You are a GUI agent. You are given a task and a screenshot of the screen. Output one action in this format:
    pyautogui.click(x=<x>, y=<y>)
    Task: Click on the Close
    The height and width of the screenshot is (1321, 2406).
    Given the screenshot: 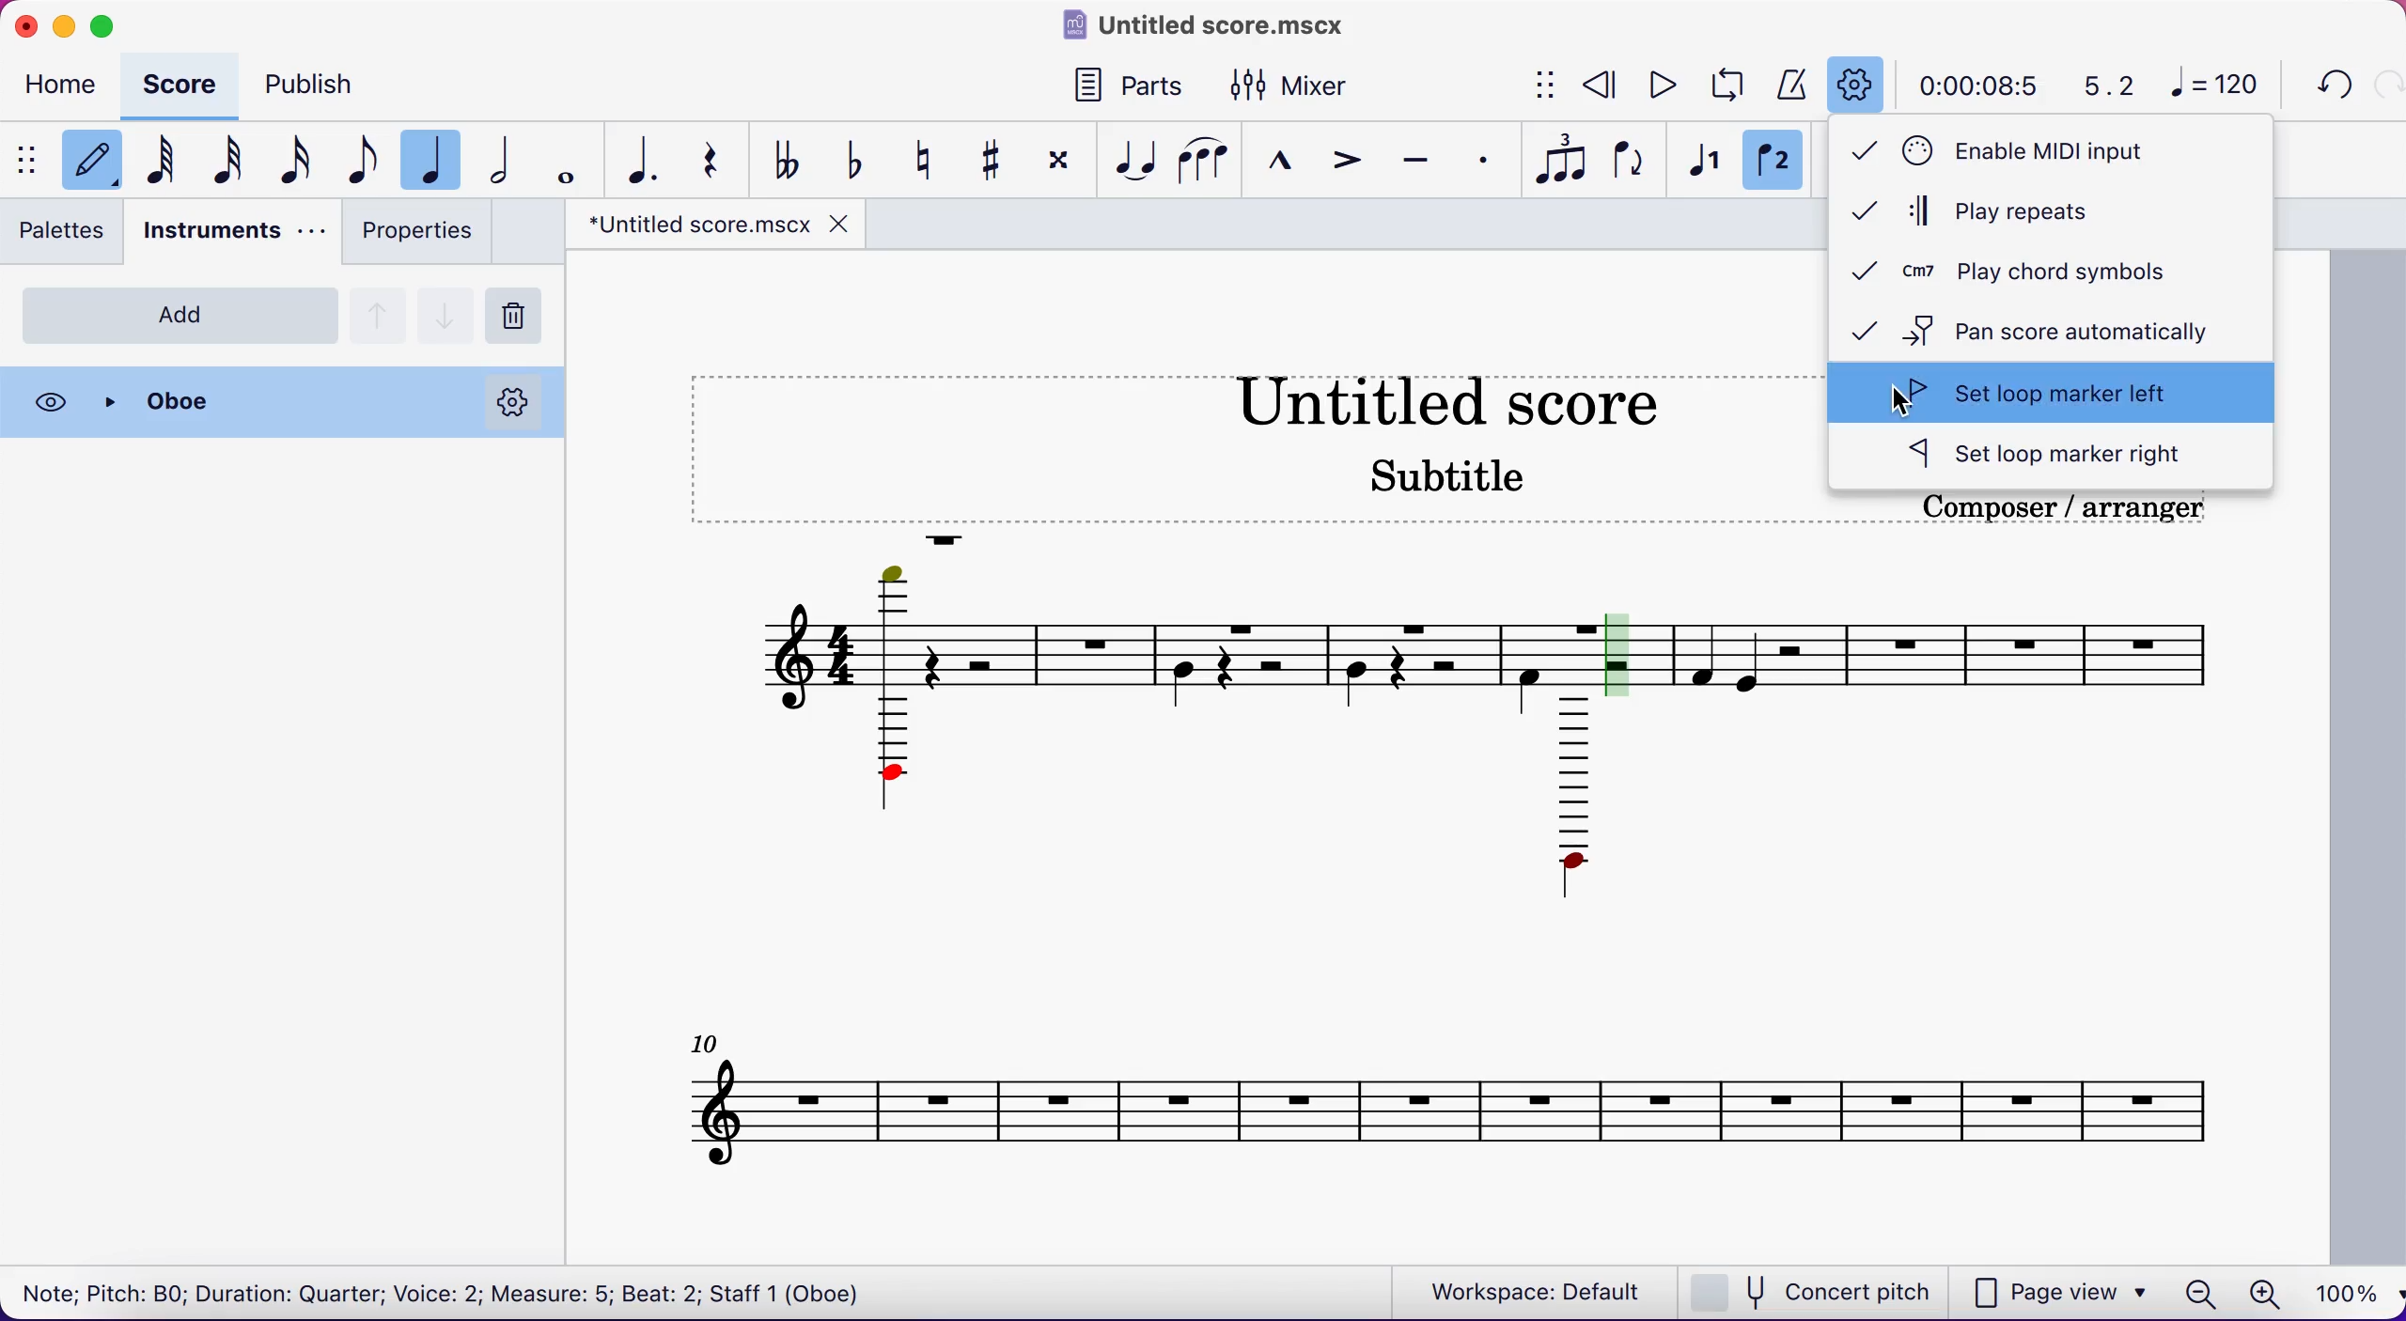 What is the action you would take?
    pyautogui.click(x=260, y=404)
    